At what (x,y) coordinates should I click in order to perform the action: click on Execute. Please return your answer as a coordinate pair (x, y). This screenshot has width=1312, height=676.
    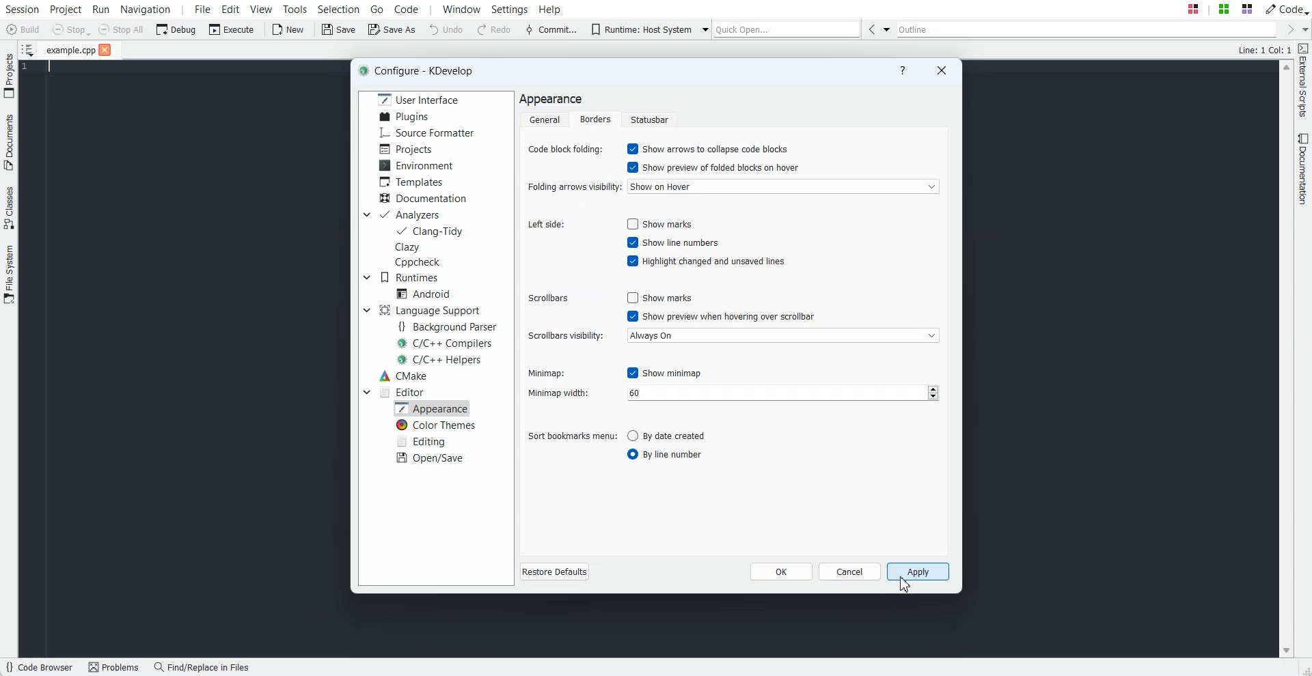
    Looking at the image, I should click on (232, 29).